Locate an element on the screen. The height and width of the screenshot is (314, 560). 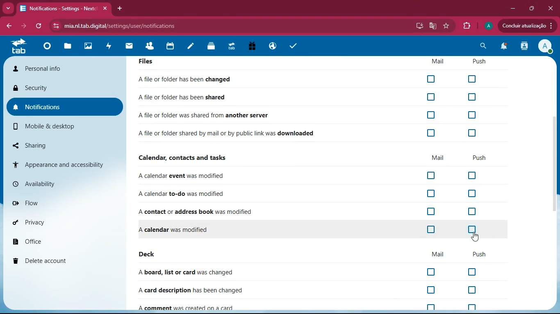
refresh is located at coordinates (40, 26).